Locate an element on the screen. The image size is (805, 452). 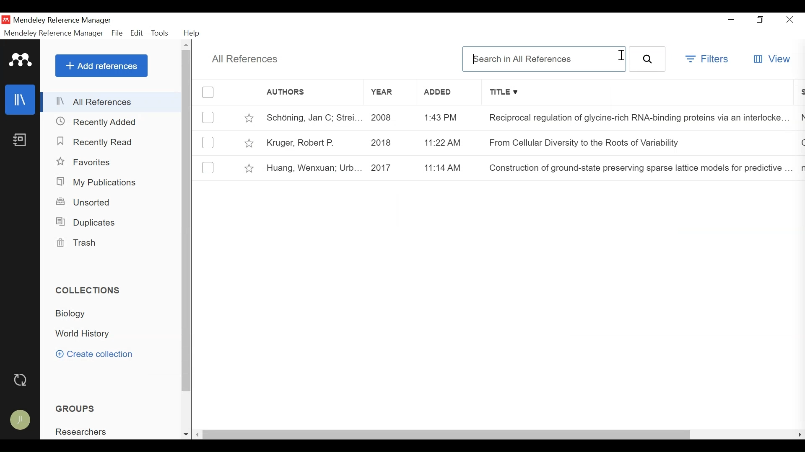
Create Collection is located at coordinates (94, 355).